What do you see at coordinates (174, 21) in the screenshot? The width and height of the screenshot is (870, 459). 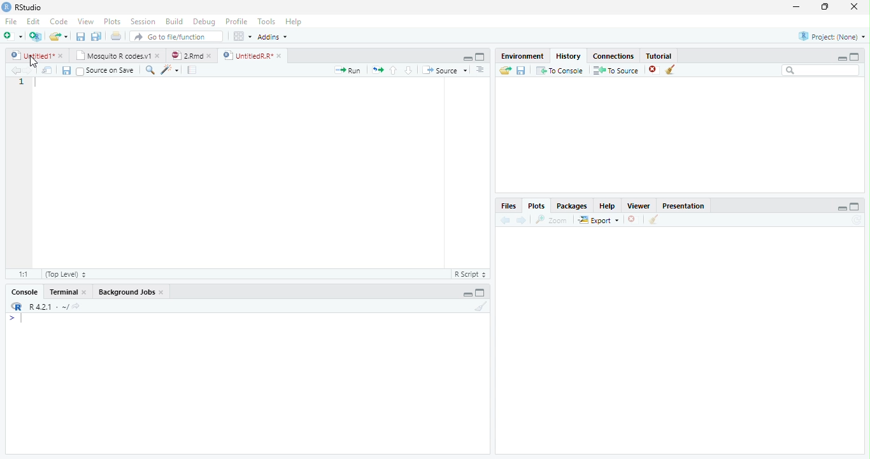 I see `Build` at bounding box center [174, 21].